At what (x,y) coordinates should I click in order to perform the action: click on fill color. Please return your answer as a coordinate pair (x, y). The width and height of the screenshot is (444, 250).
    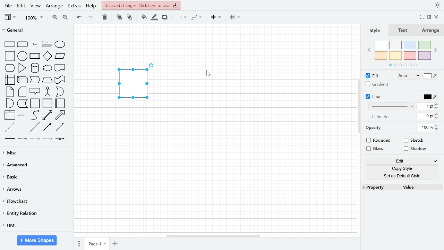
    Looking at the image, I should click on (143, 17).